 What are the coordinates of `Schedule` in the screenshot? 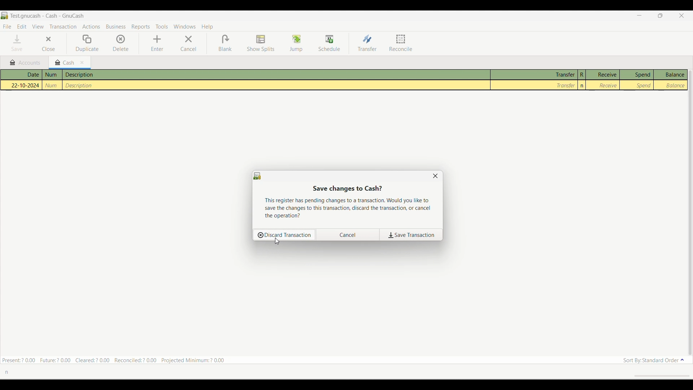 It's located at (329, 43).